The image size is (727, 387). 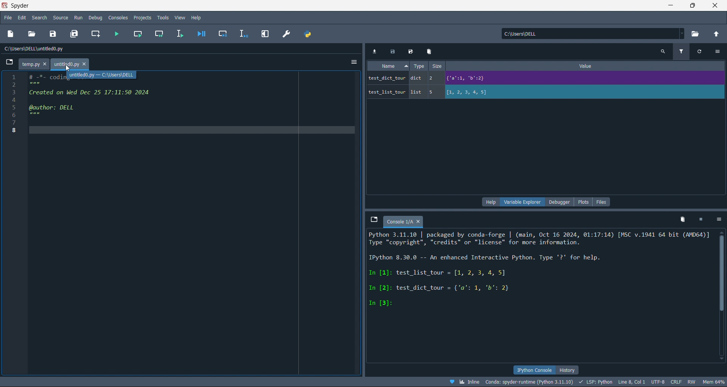 What do you see at coordinates (8, 18) in the screenshot?
I see `file` at bounding box center [8, 18].